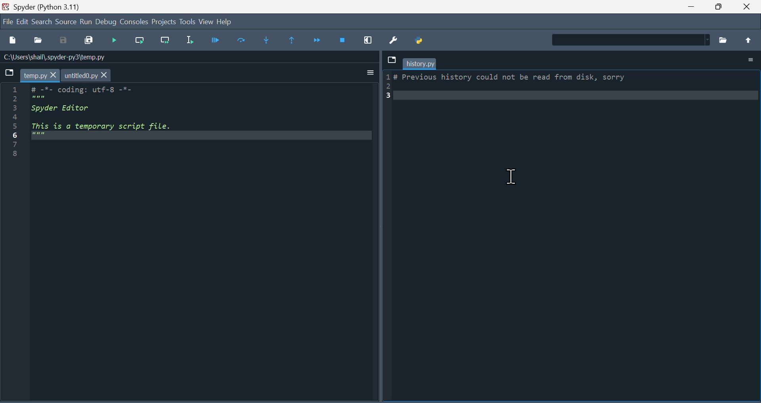  What do you see at coordinates (38, 40) in the screenshot?
I see `Open file` at bounding box center [38, 40].